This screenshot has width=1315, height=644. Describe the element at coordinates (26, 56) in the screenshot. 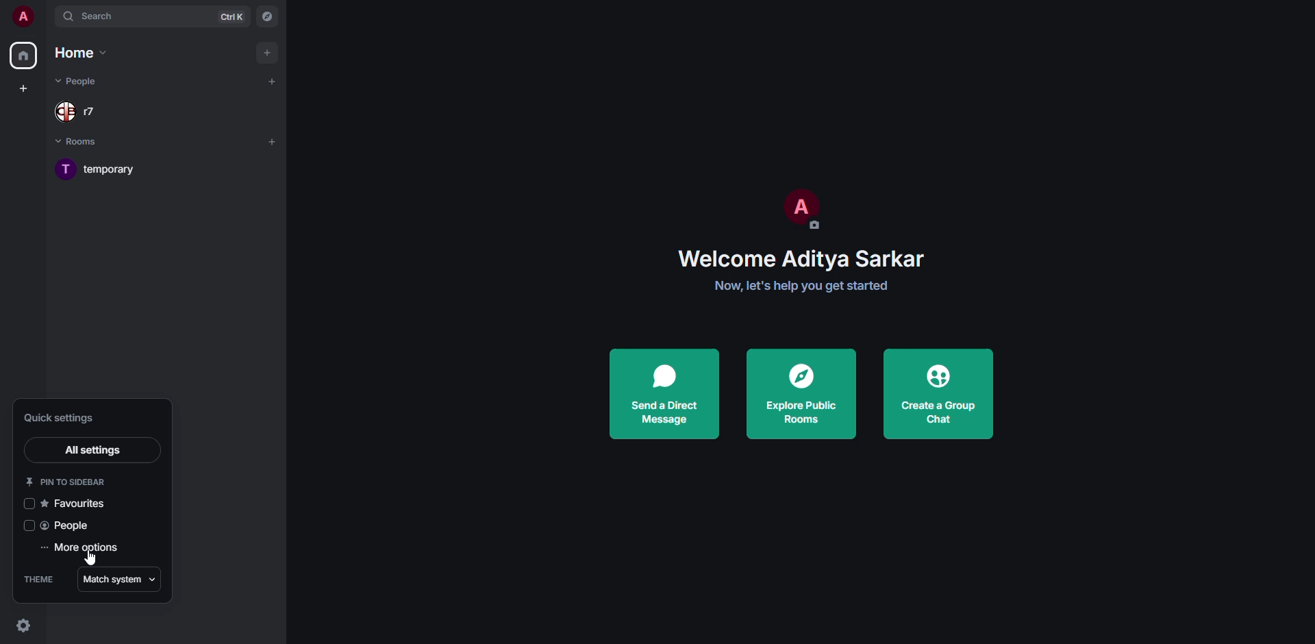

I see `home` at that location.